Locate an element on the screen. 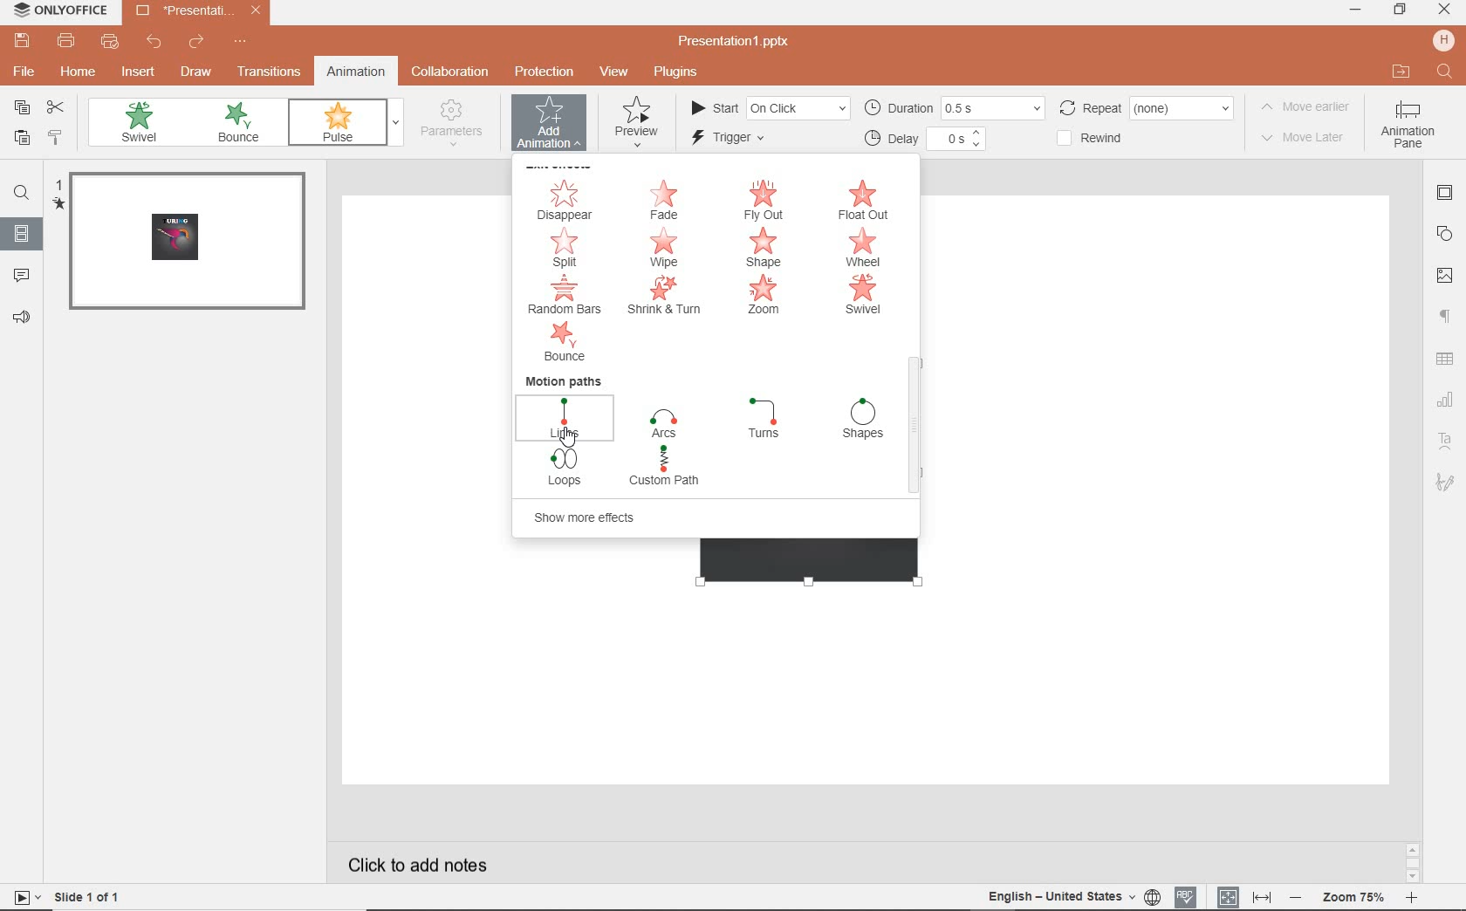 Image resolution: width=1466 pixels, height=911 pixels. swivel is located at coordinates (864, 296).